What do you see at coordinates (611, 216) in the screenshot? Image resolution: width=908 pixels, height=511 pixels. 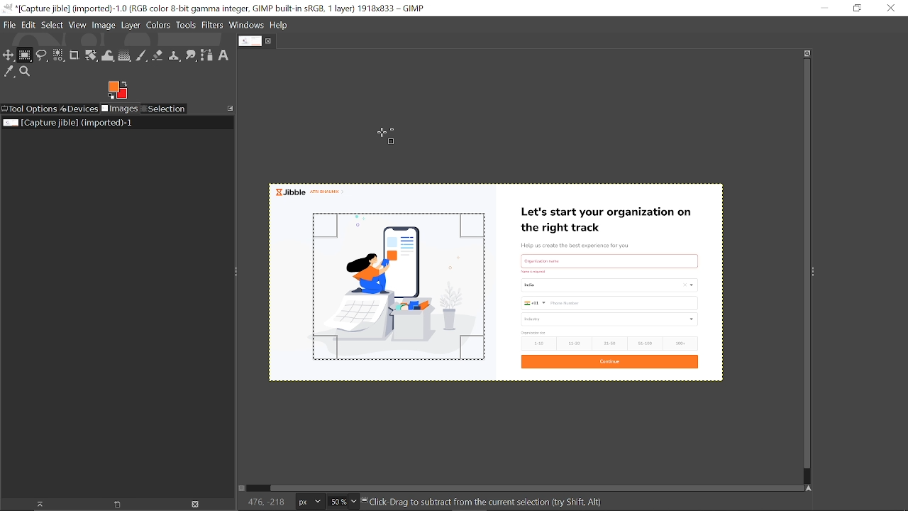 I see `Let's start your organization on
the right track` at bounding box center [611, 216].